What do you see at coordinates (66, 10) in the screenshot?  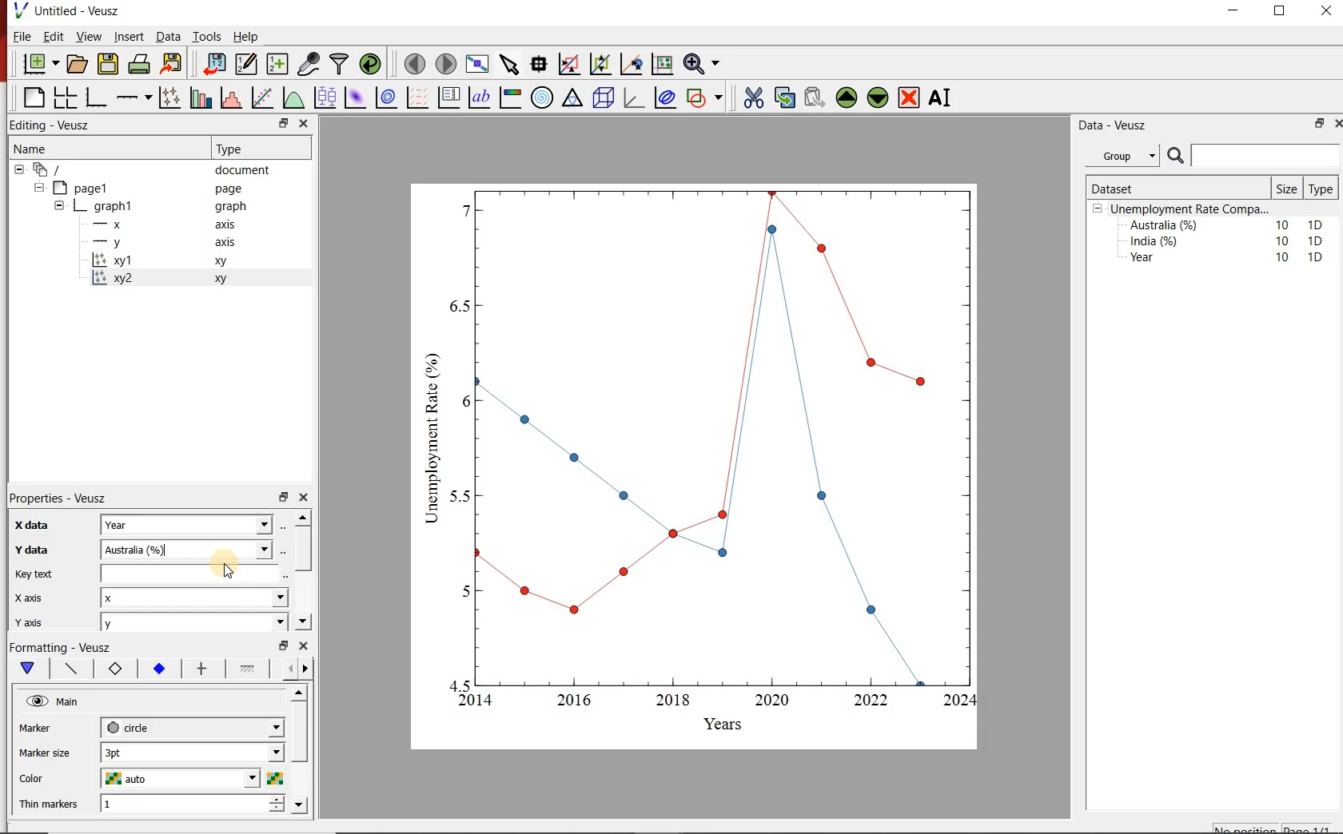 I see `Untitled - Veusz` at bounding box center [66, 10].